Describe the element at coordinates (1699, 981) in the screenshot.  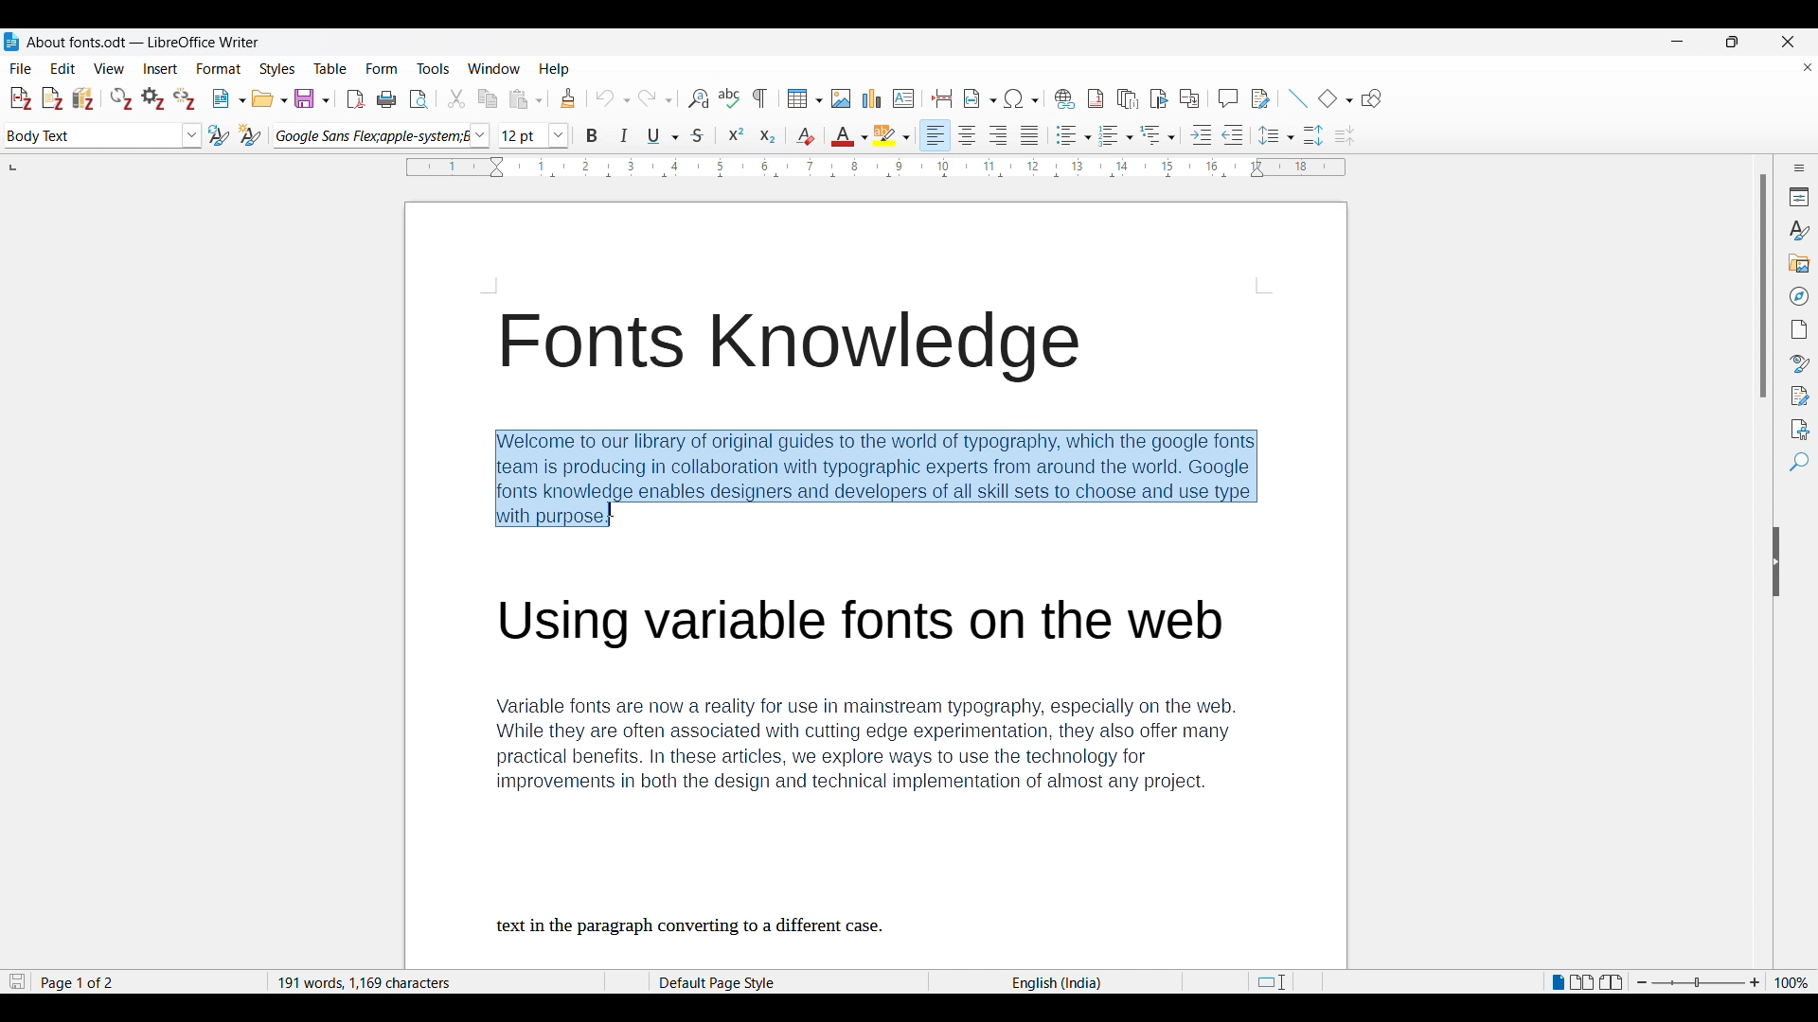
I see `Zoom slider` at that location.